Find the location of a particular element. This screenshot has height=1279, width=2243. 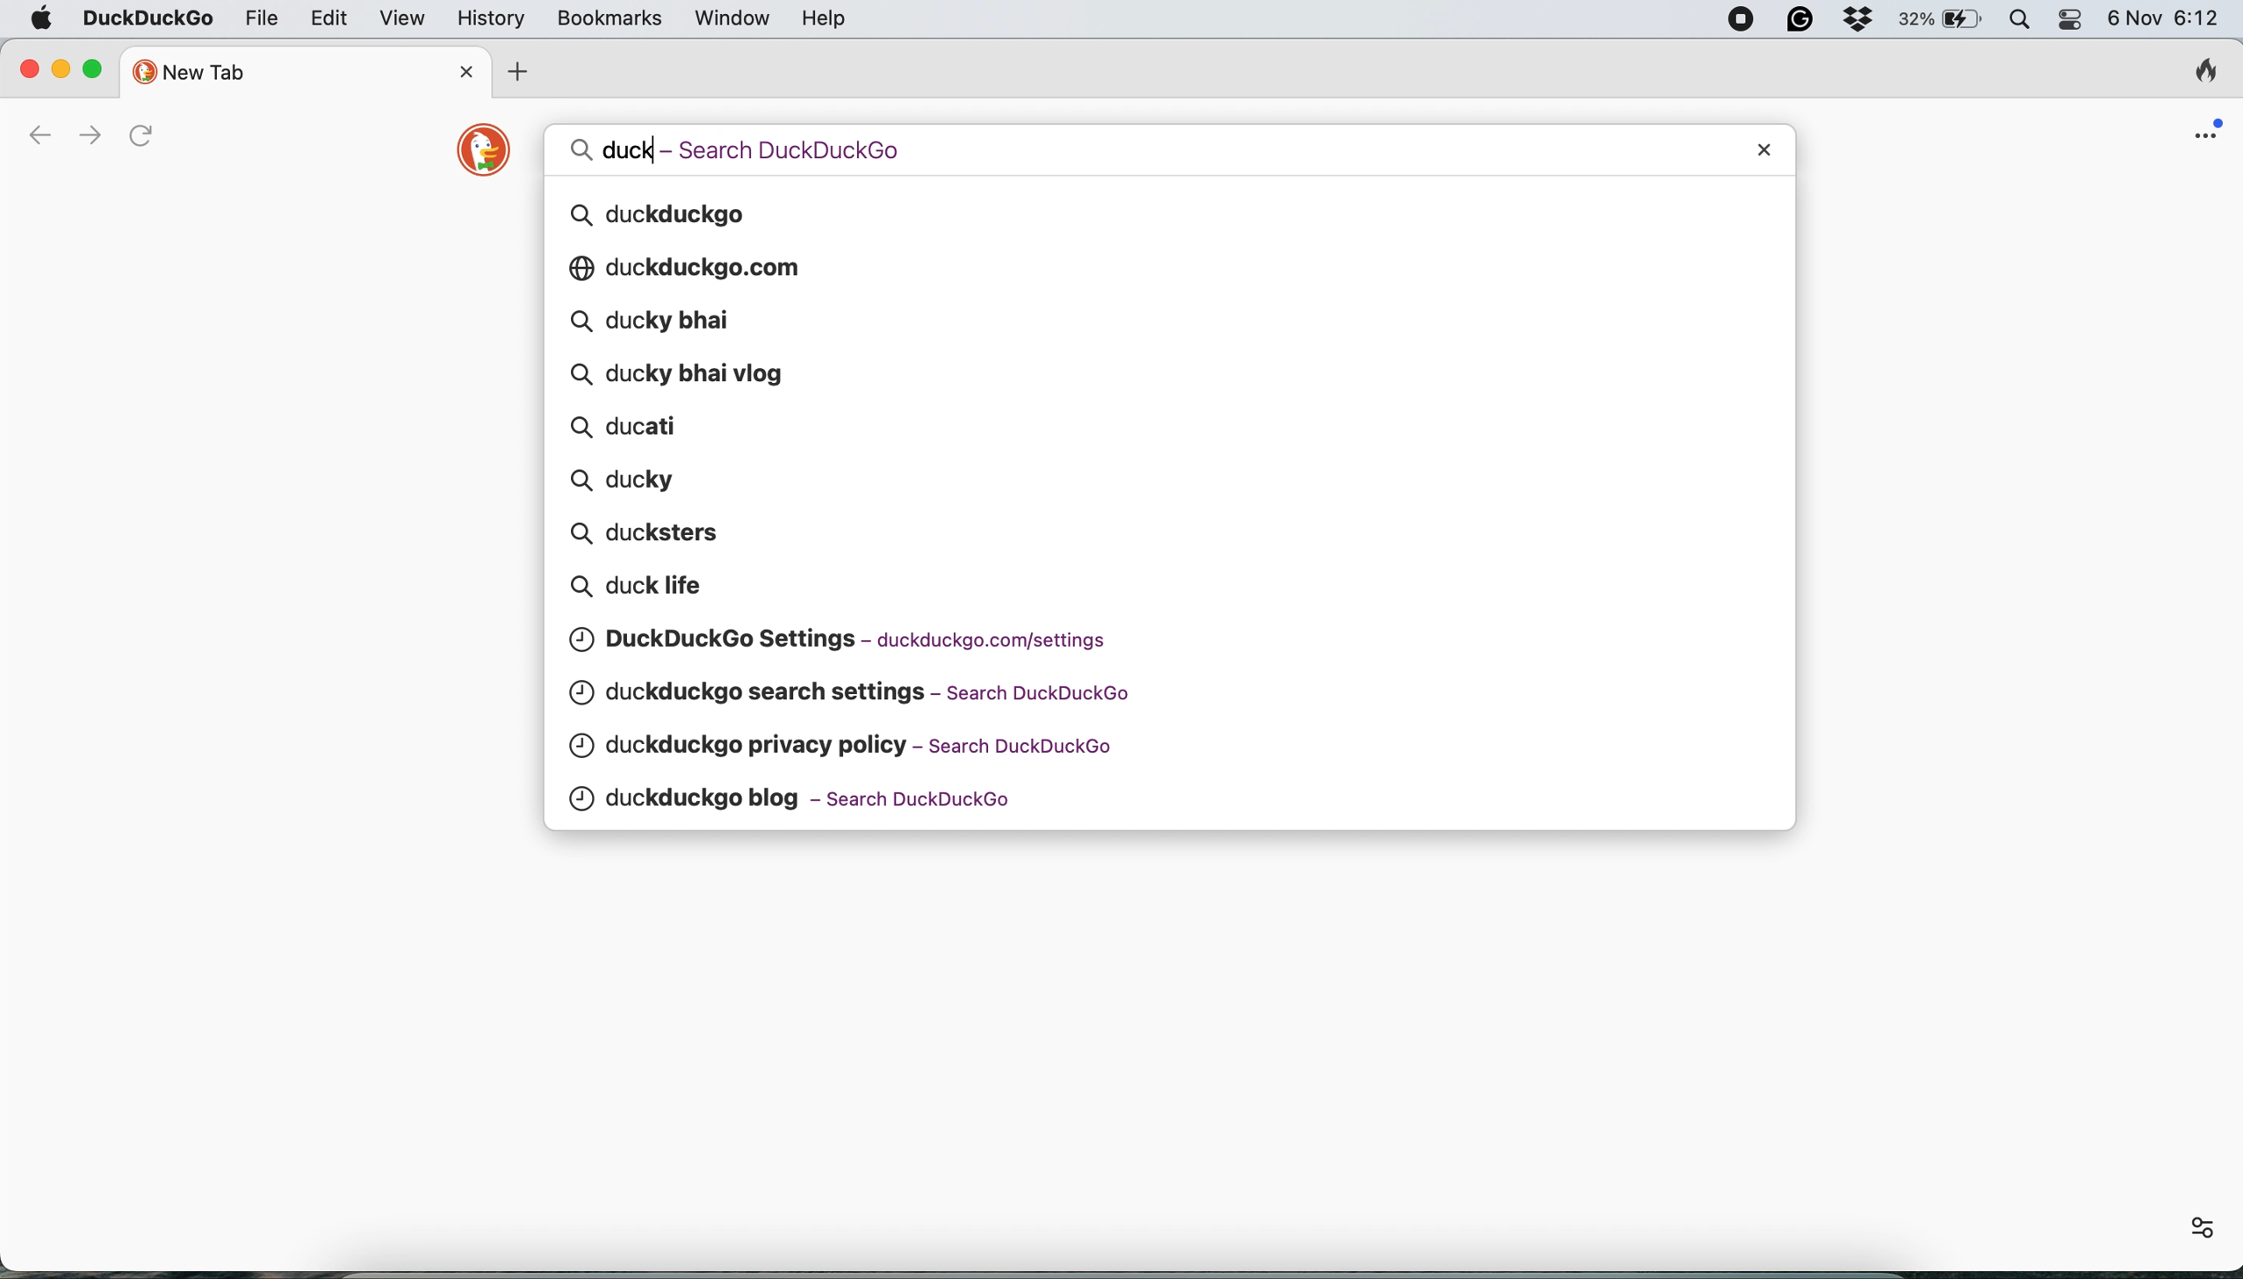

add new tab is located at coordinates (512, 72).